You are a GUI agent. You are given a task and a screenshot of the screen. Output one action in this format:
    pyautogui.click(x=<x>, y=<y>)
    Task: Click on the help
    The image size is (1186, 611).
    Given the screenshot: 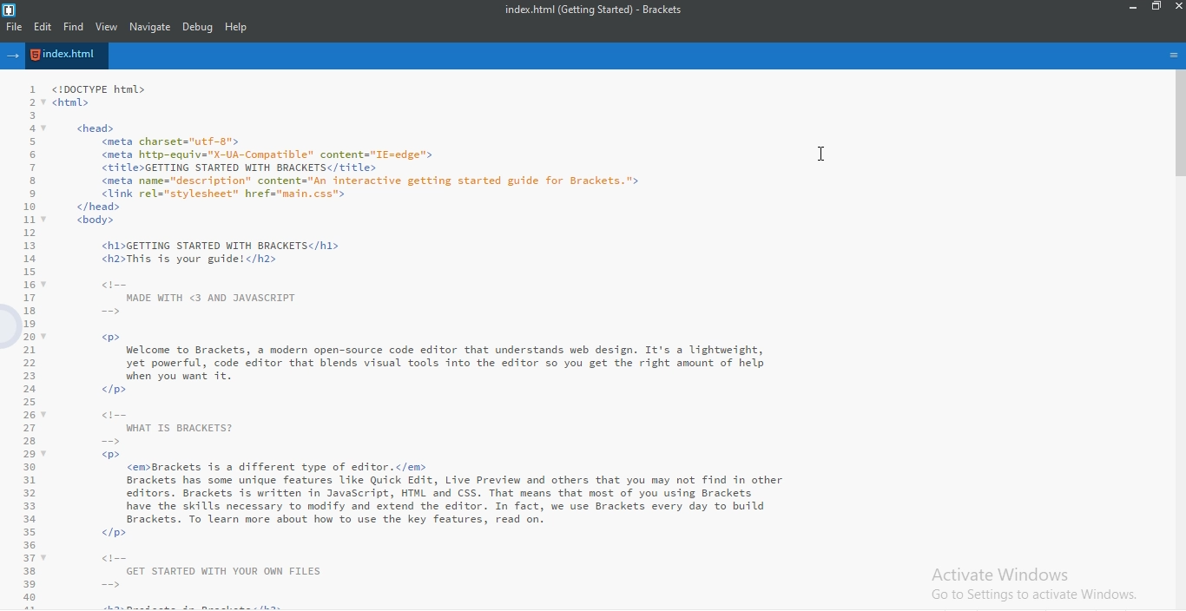 What is the action you would take?
    pyautogui.click(x=237, y=28)
    